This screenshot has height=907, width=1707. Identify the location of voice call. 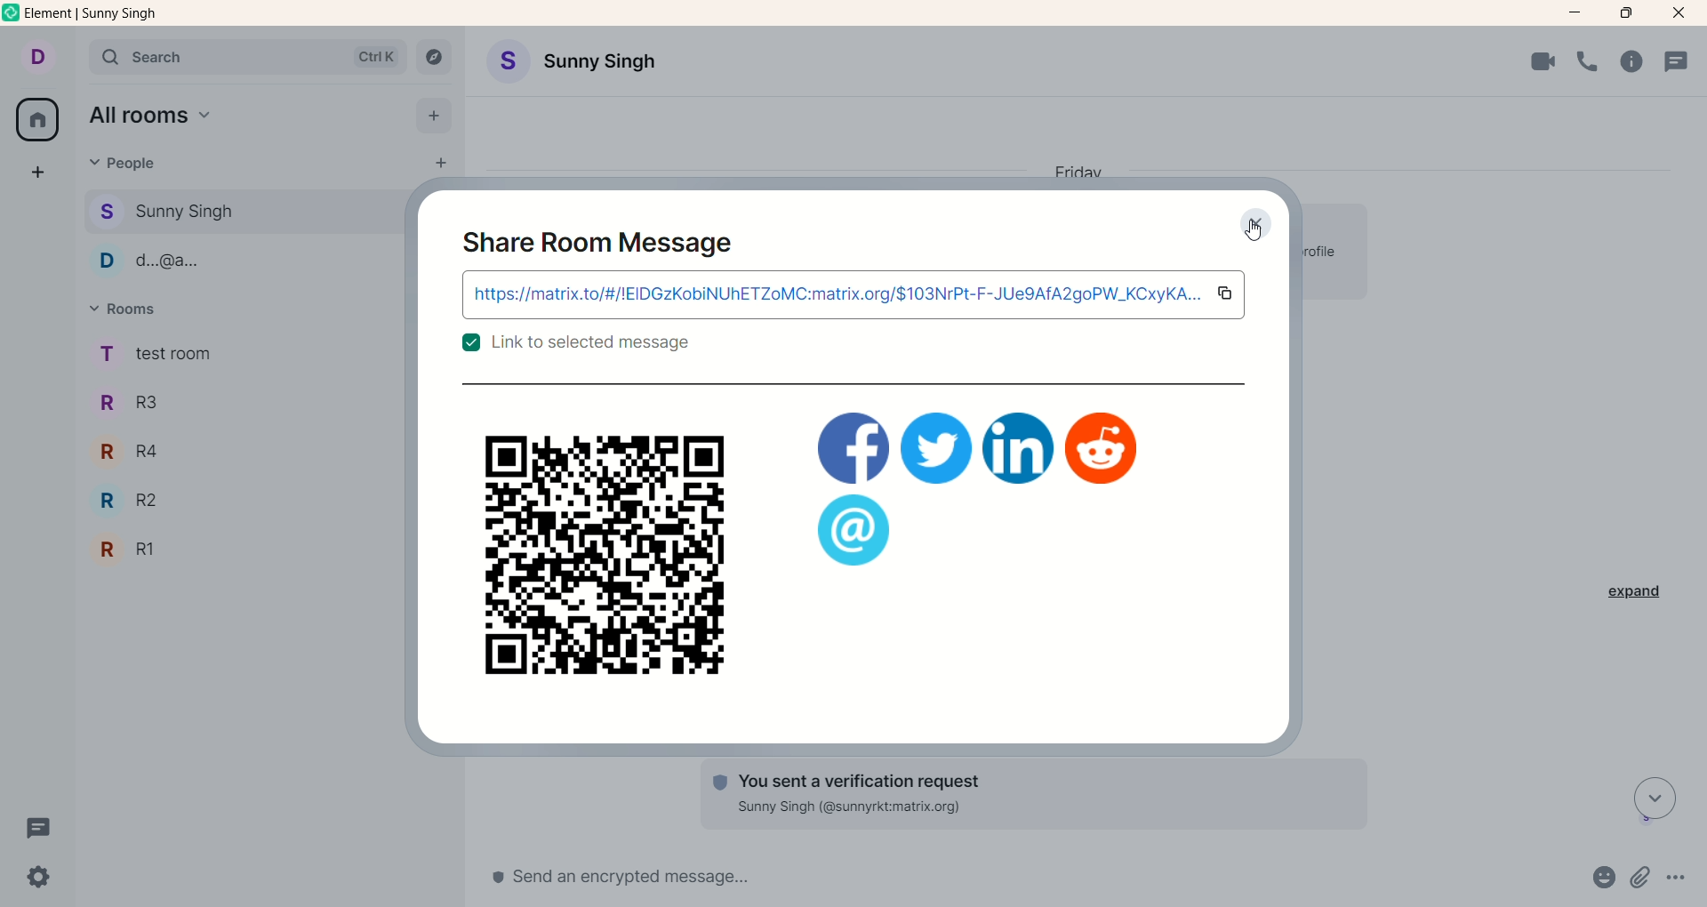
(1591, 63).